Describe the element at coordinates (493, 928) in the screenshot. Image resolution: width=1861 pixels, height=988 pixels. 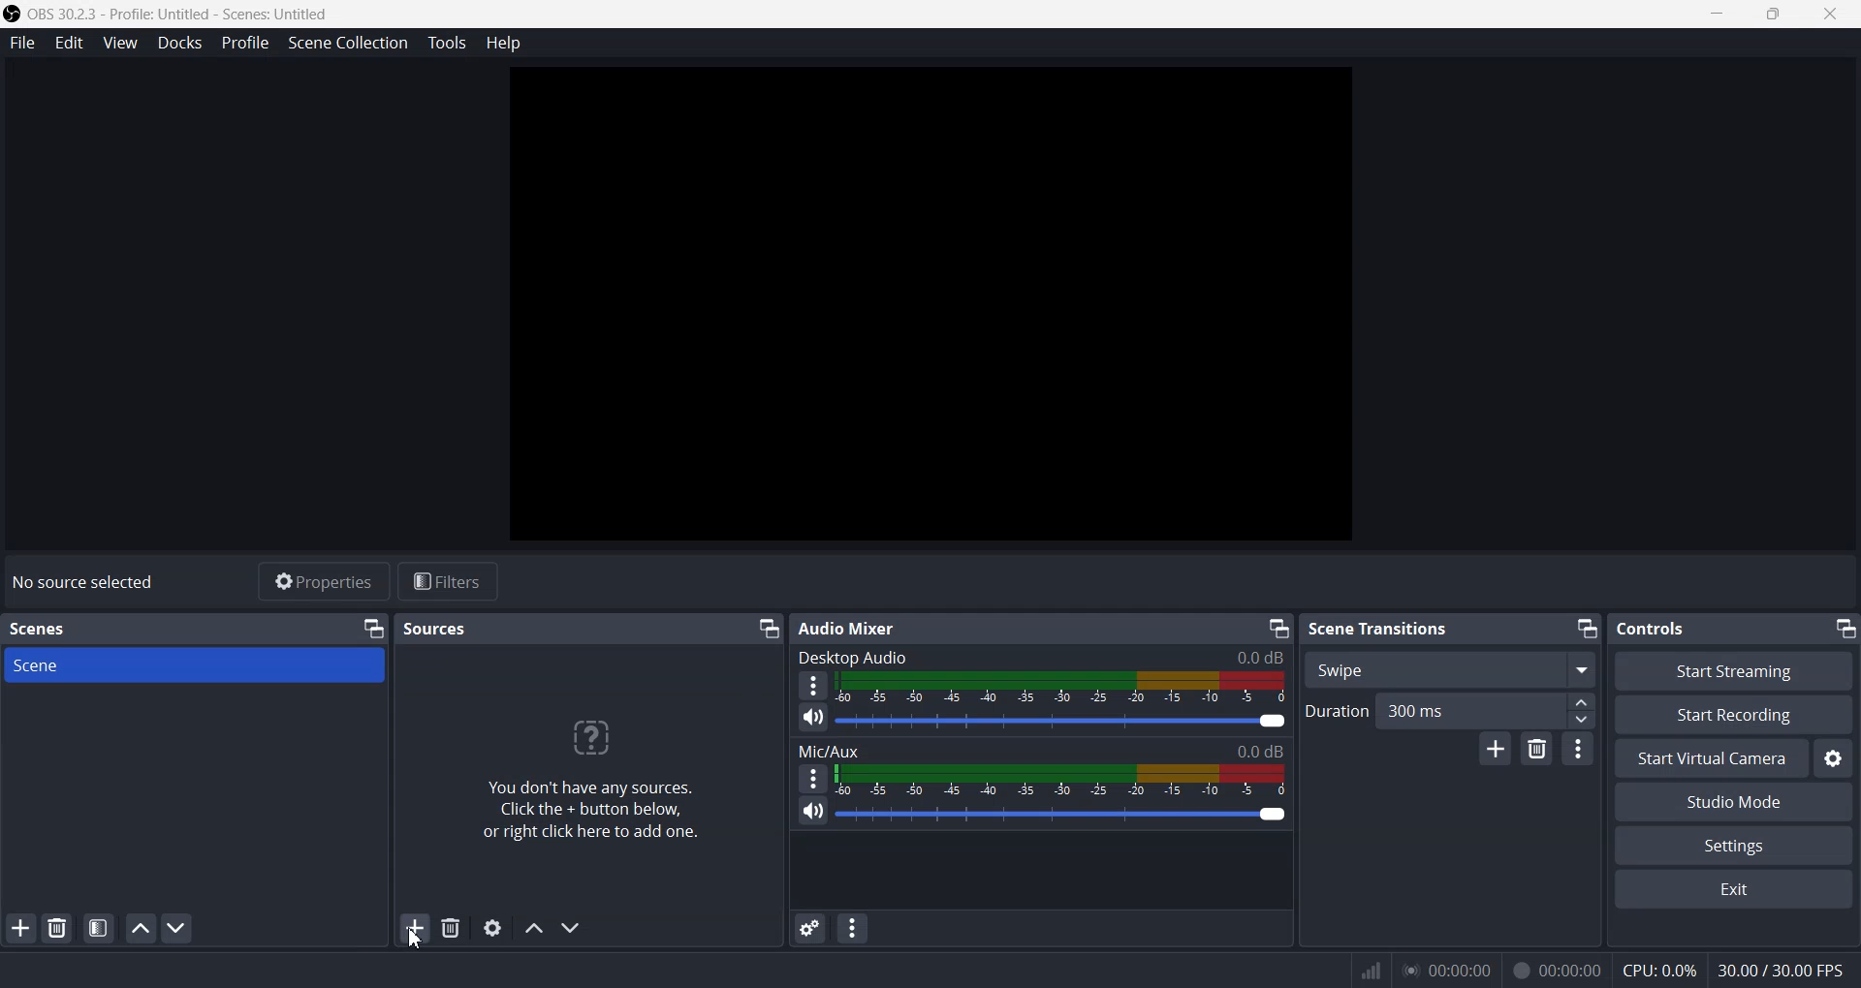
I see `Open Sources Properties` at that location.